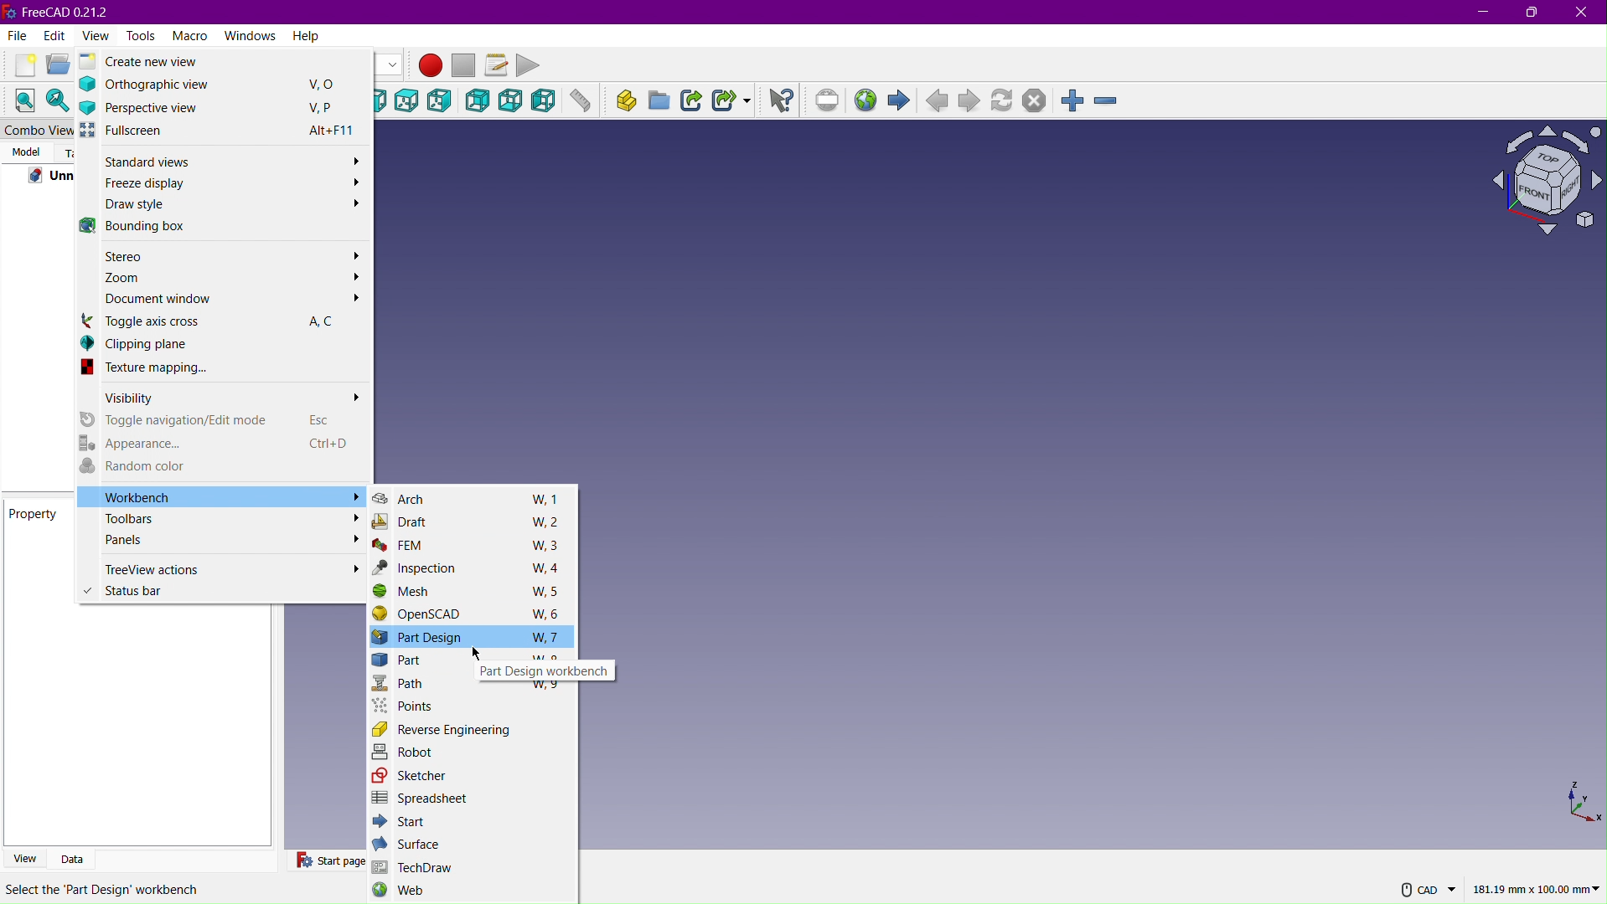 This screenshot has width=1607, height=904. Describe the element at coordinates (55, 100) in the screenshot. I see `Fit Selection` at that location.